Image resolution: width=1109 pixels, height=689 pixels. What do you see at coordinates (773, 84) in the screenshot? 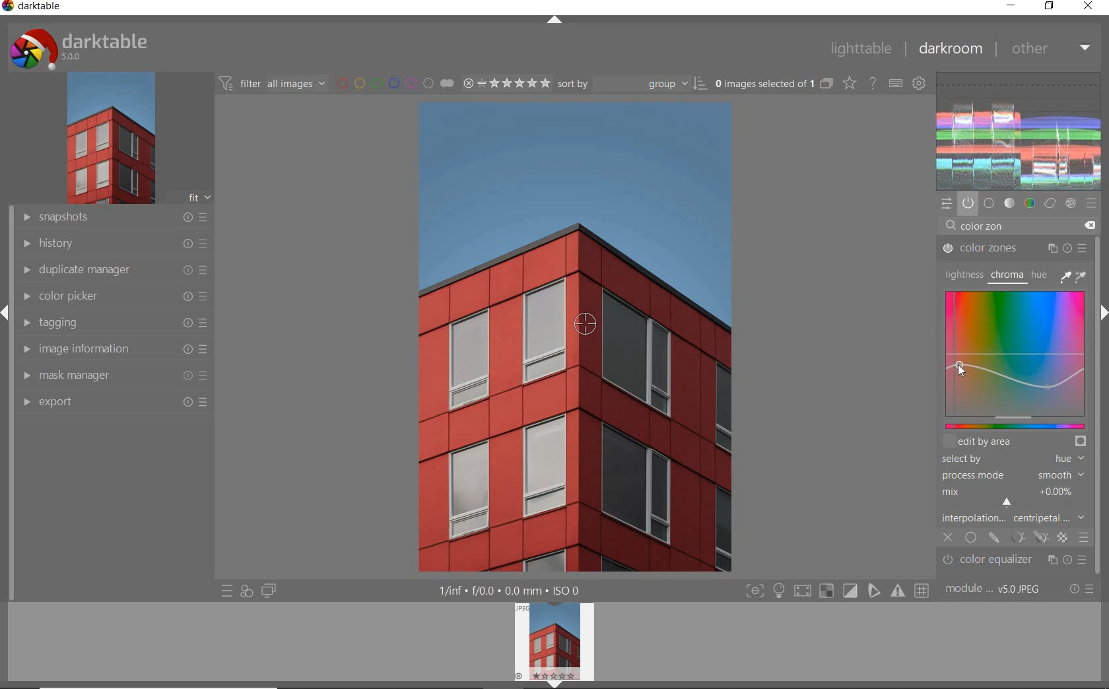
I see `selected images` at bounding box center [773, 84].